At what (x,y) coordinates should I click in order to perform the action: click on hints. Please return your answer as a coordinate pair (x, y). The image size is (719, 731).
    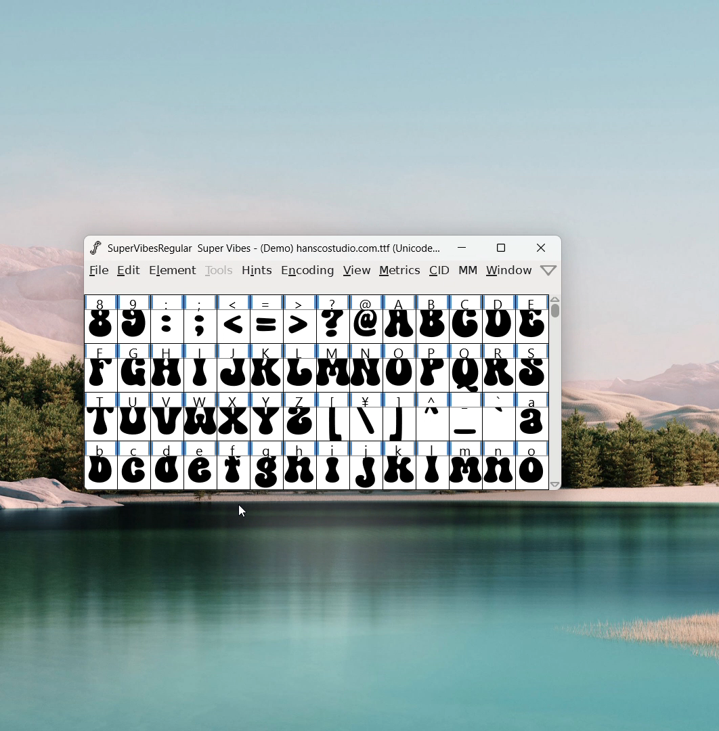
    Looking at the image, I should click on (258, 271).